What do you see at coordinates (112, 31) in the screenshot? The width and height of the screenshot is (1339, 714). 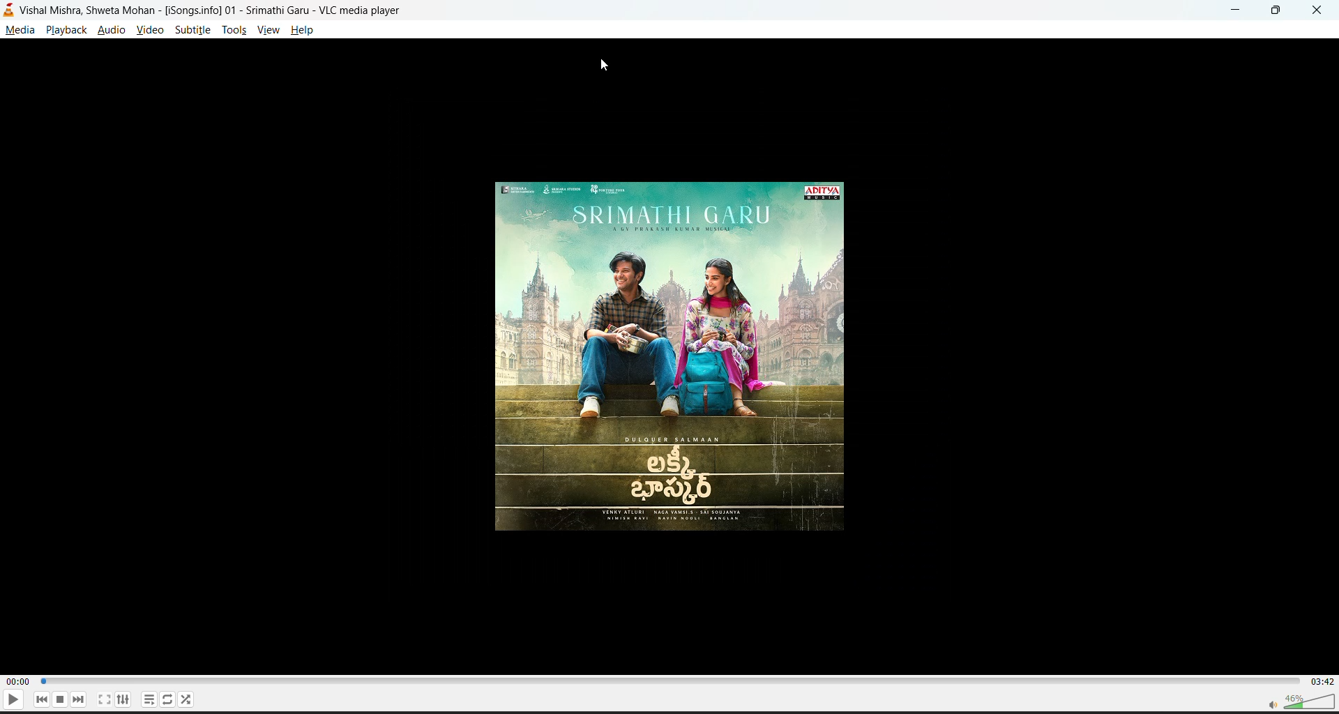 I see `audio` at bounding box center [112, 31].